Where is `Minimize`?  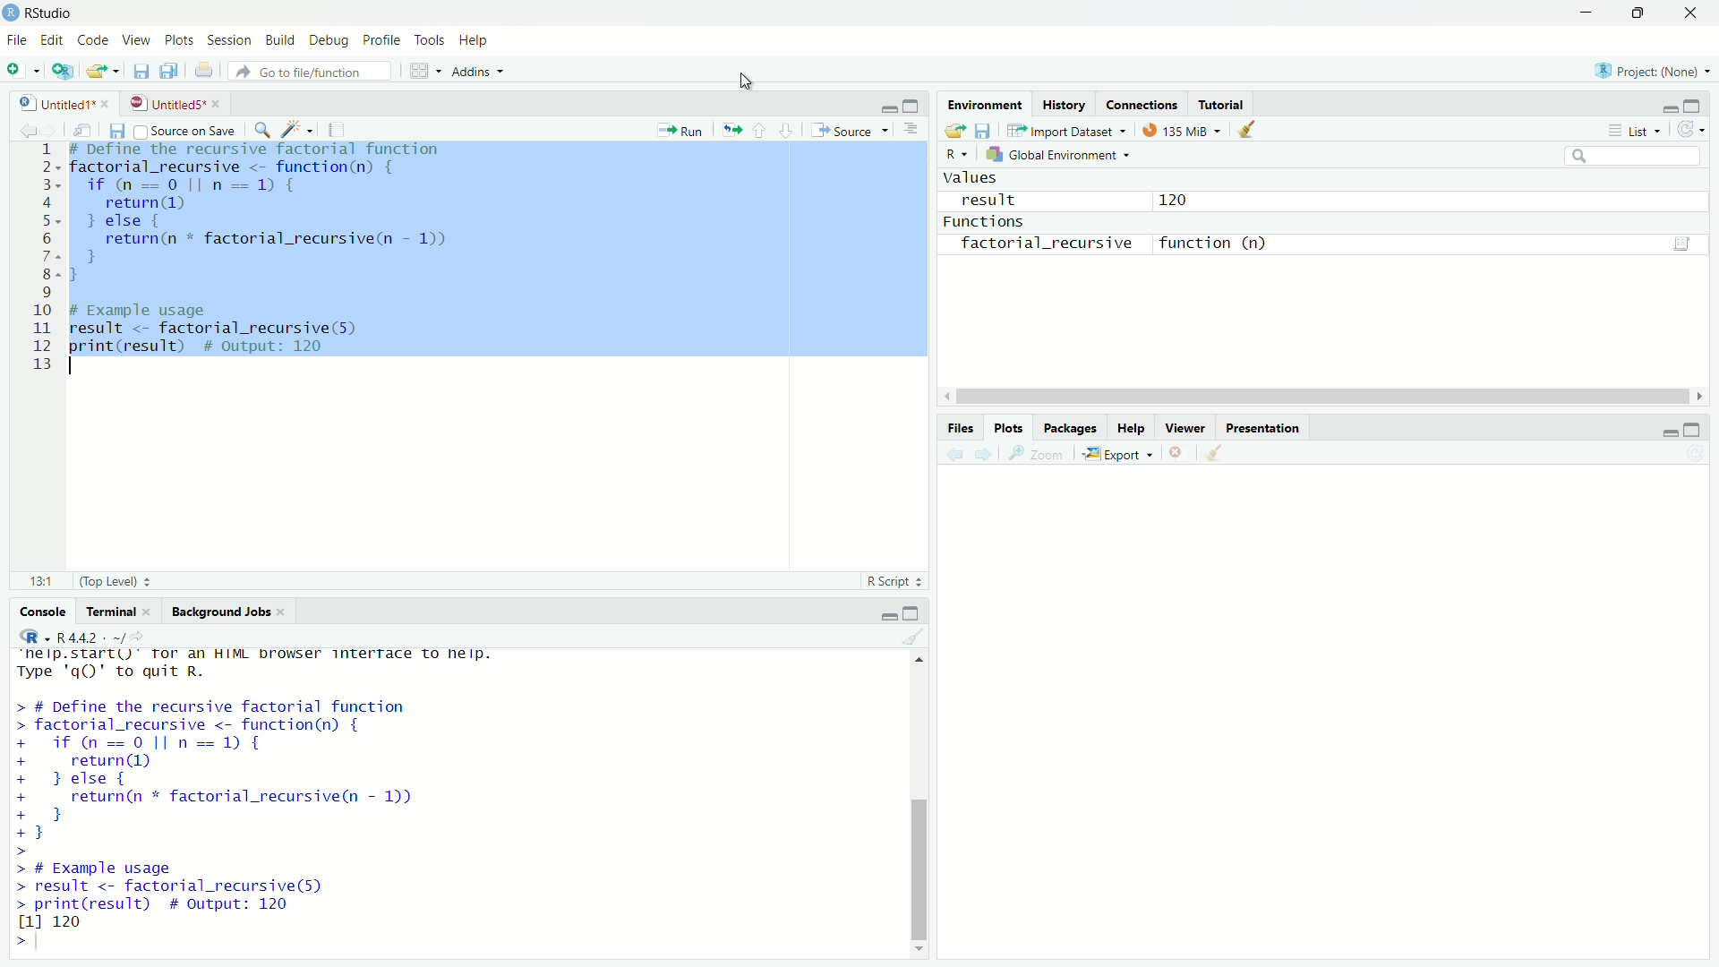
Minimize is located at coordinates (1668, 108).